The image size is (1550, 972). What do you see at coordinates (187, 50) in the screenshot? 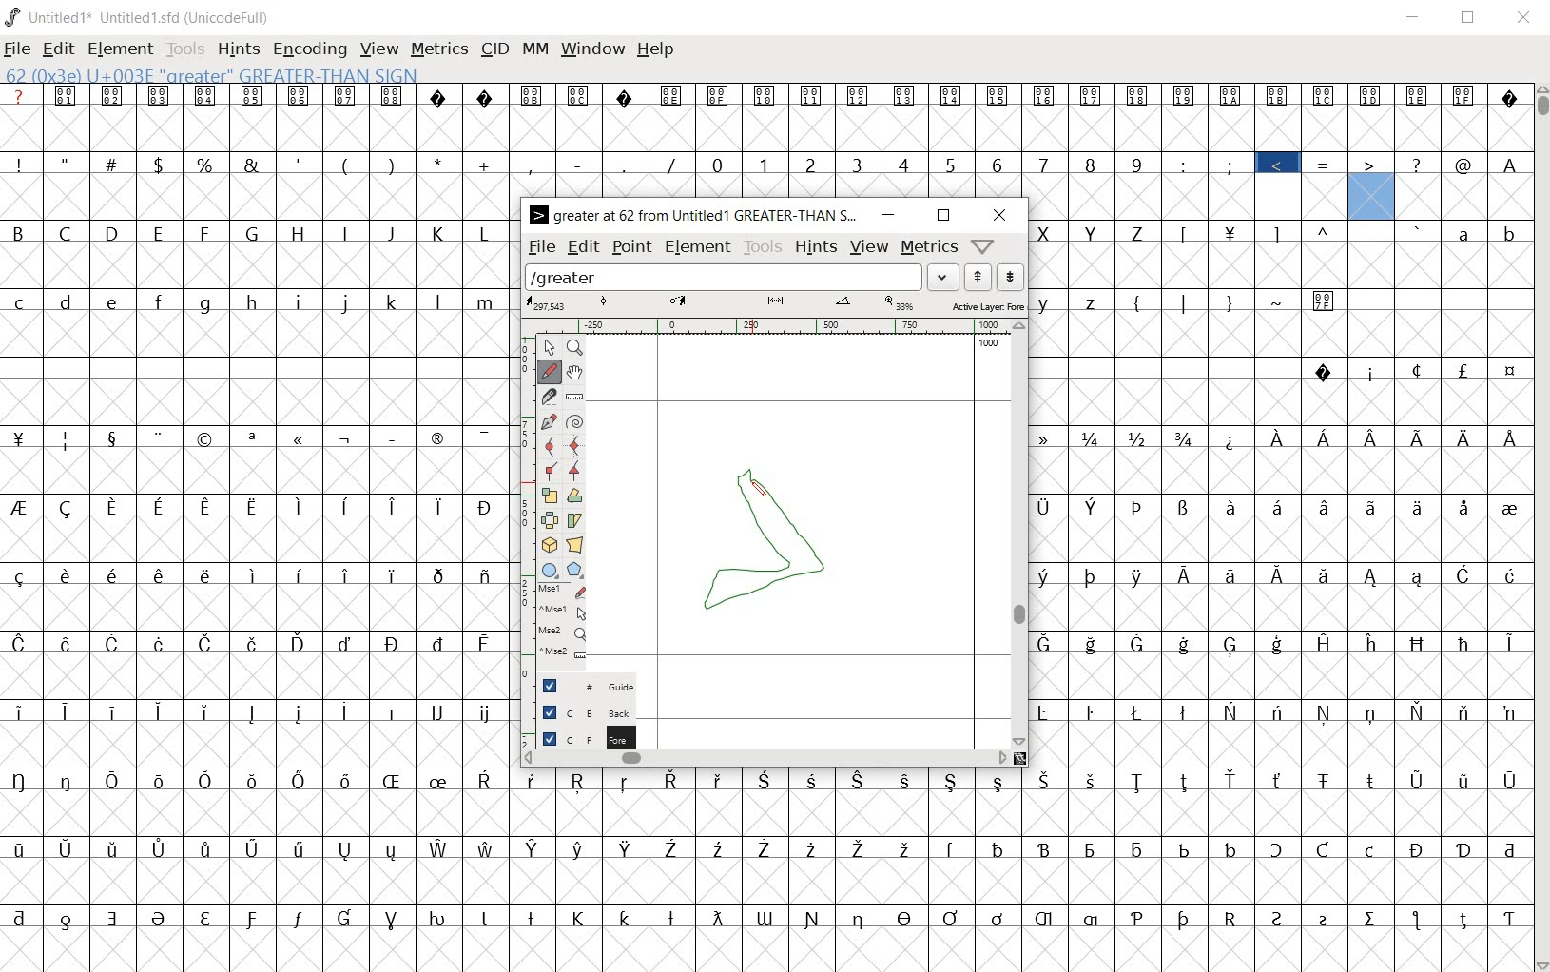
I see `tools` at bounding box center [187, 50].